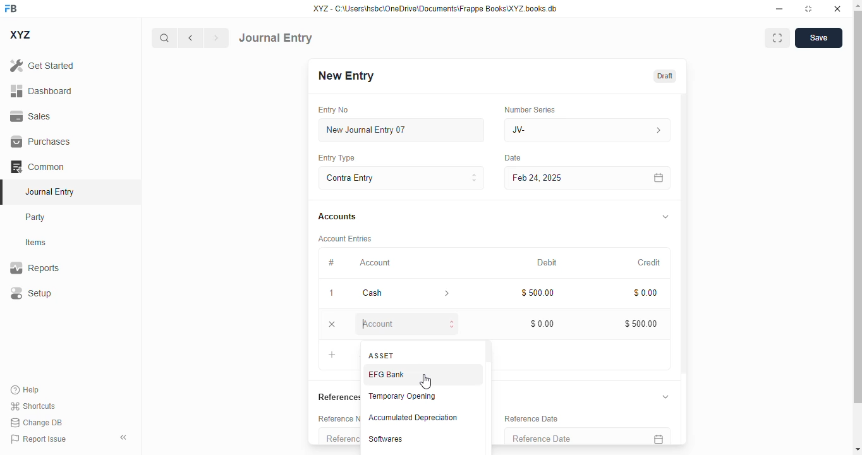 The width and height of the screenshot is (862, 455). Describe the element at coordinates (217, 38) in the screenshot. I see `next` at that location.